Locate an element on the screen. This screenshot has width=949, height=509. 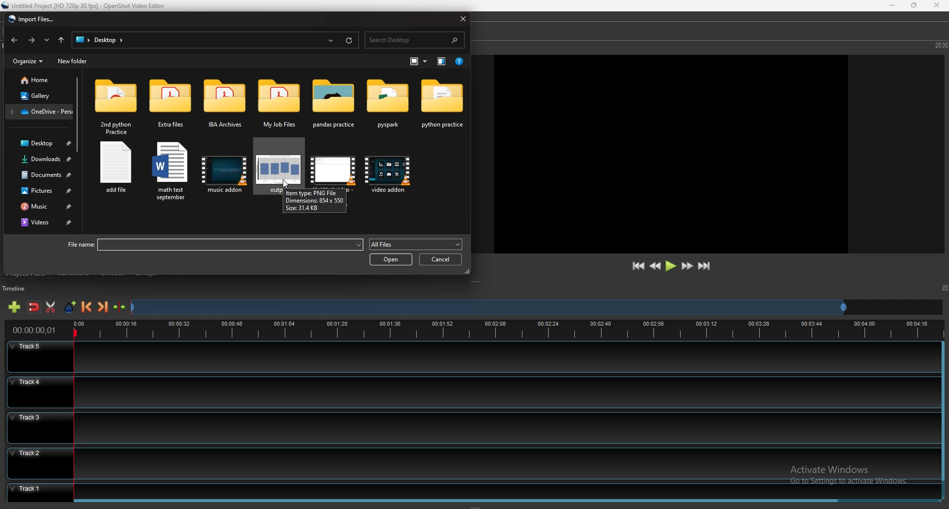
add marker is located at coordinates (71, 307).